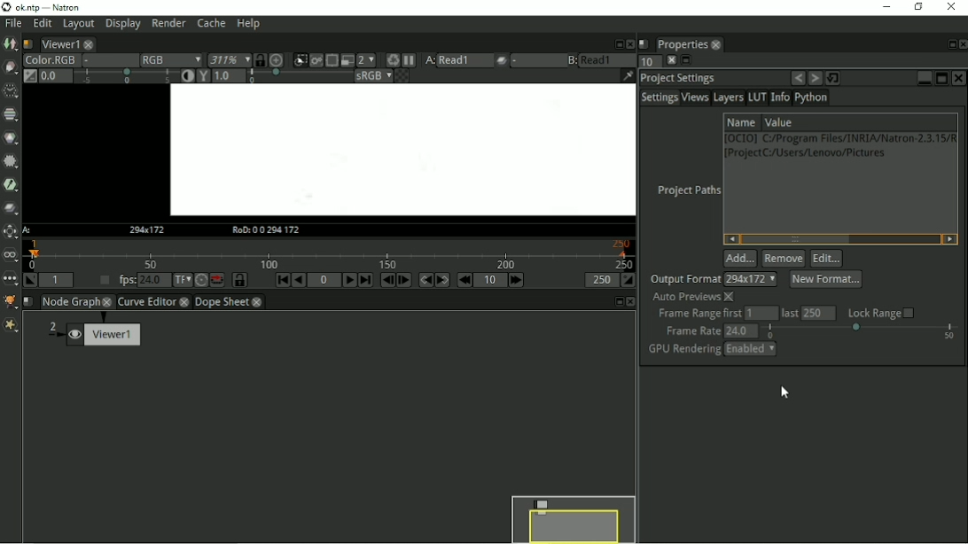 This screenshot has width=968, height=544. Describe the element at coordinates (402, 76) in the screenshot. I see `Checkerboard` at that location.